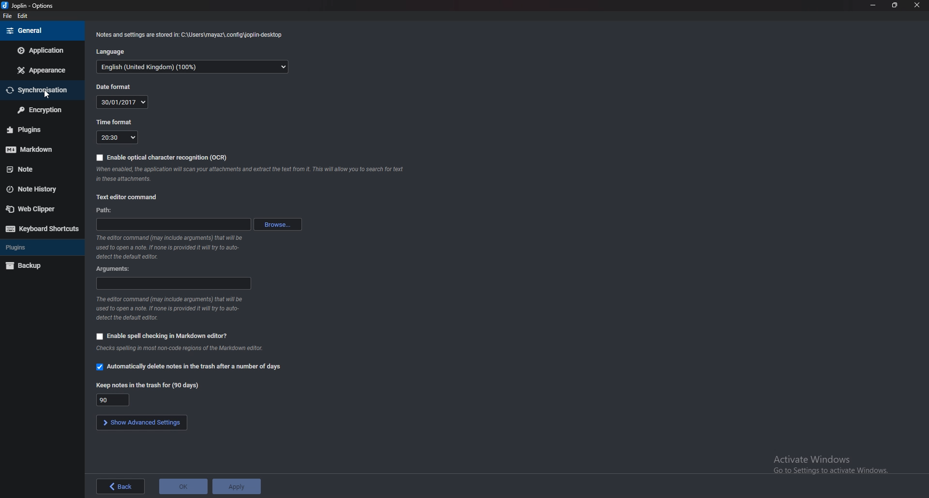  I want to click on cursor, so click(45, 95).